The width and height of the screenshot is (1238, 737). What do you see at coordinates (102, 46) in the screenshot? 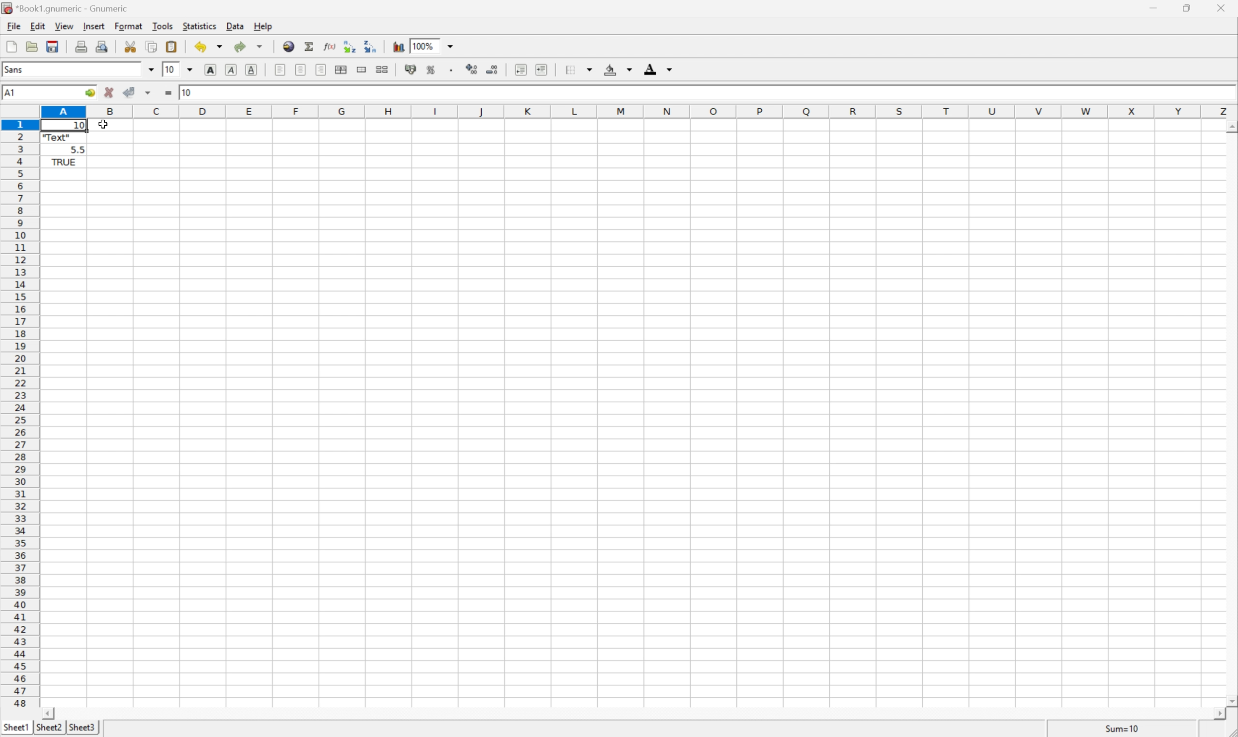
I see `Print preview` at bounding box center [102, 46].